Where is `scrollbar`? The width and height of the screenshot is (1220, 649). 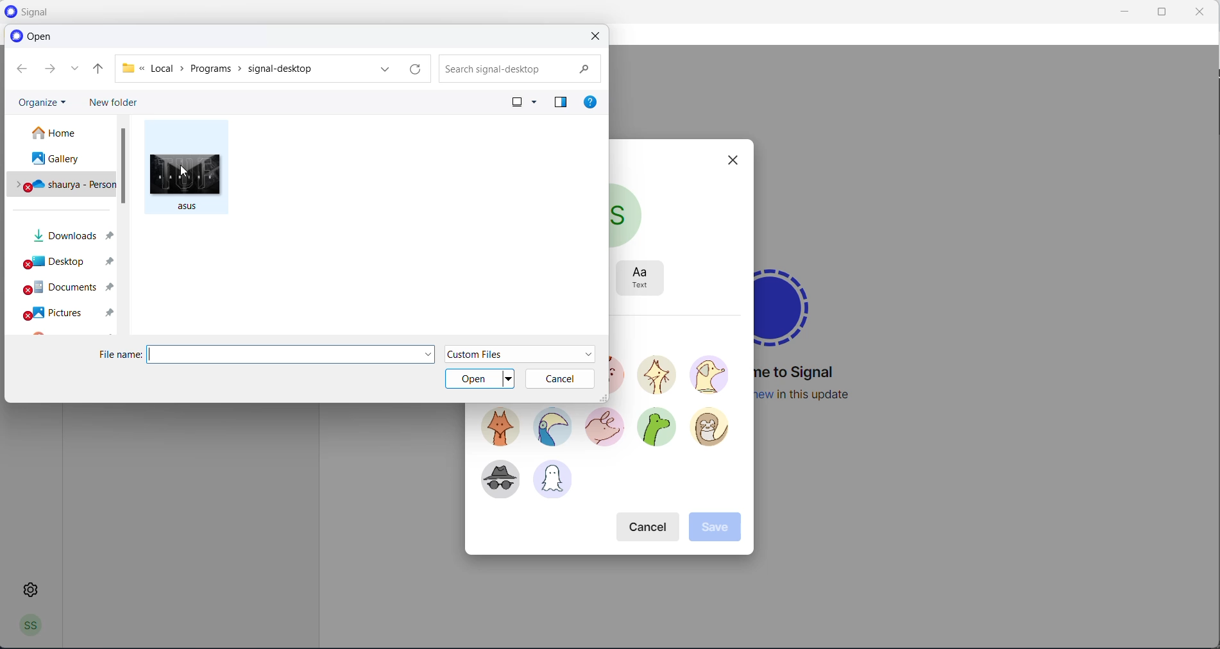 scrollbar is located at coordinates (126, 168).